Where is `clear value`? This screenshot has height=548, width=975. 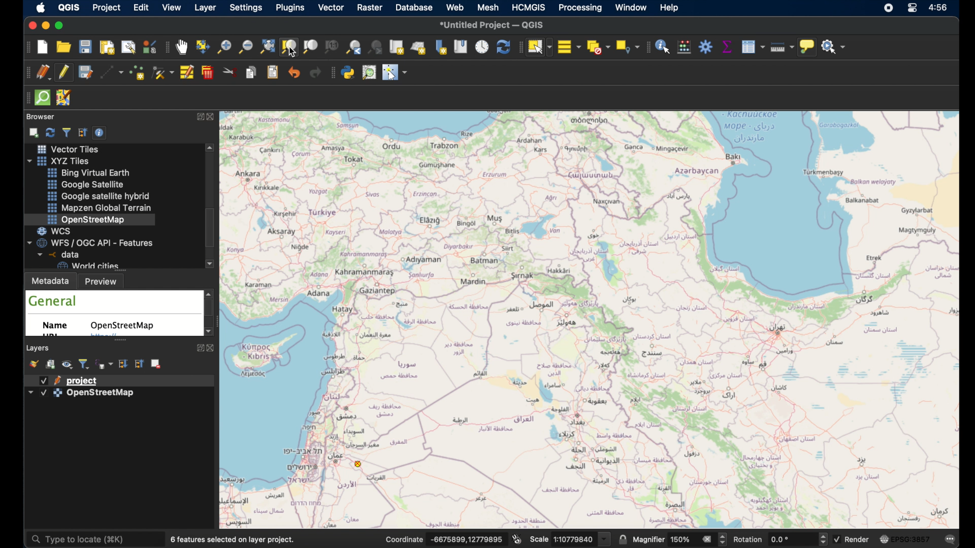
clear value is located at coordinates (706, 538).